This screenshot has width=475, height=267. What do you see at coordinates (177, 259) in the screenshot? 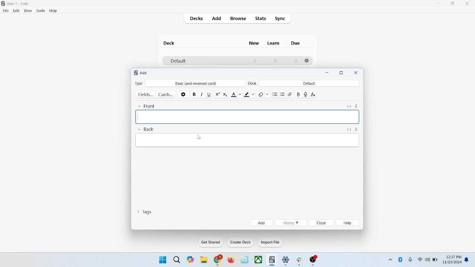
I see `search` at bounding box center [177, 259].